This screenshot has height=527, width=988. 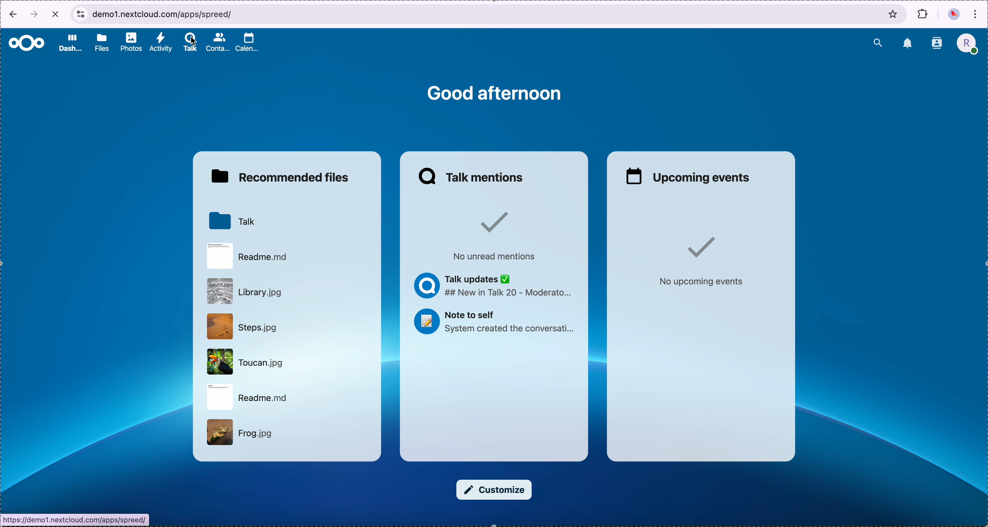 I want to click on customize and control Google Chrome, so click(x=976, y=16).